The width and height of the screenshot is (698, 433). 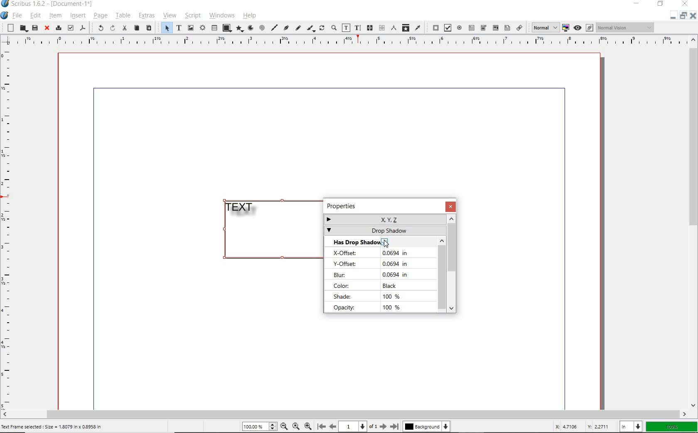 What do you see at coordinates (373, 274) in the screenshot?
I see `blur` at bounding box center [373, 274].